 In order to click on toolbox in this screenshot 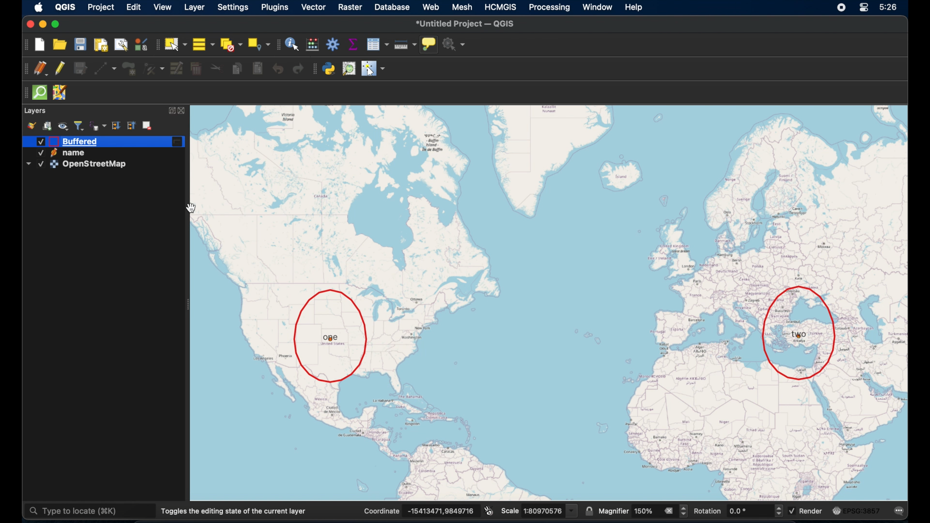, I will do `click(334, 43)`.